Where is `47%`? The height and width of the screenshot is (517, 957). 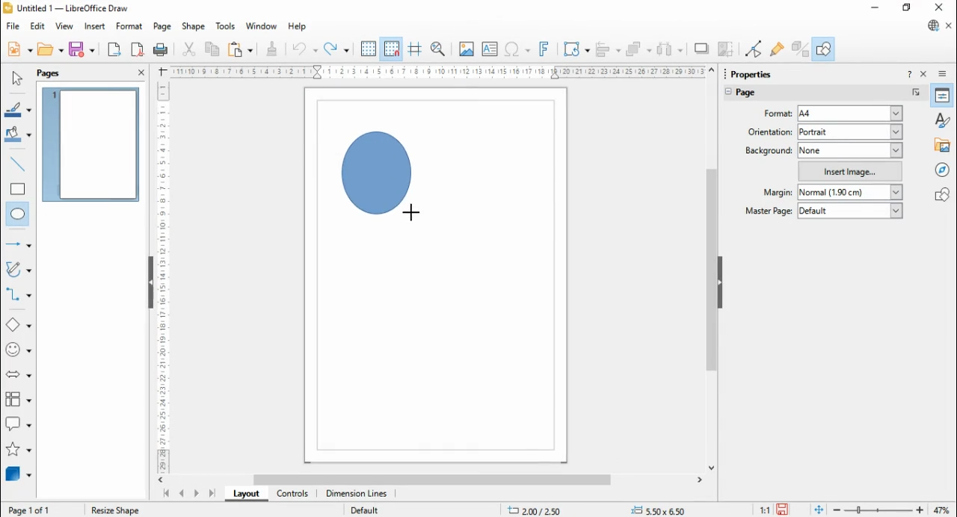
47% is located at coordinates (944, 510).